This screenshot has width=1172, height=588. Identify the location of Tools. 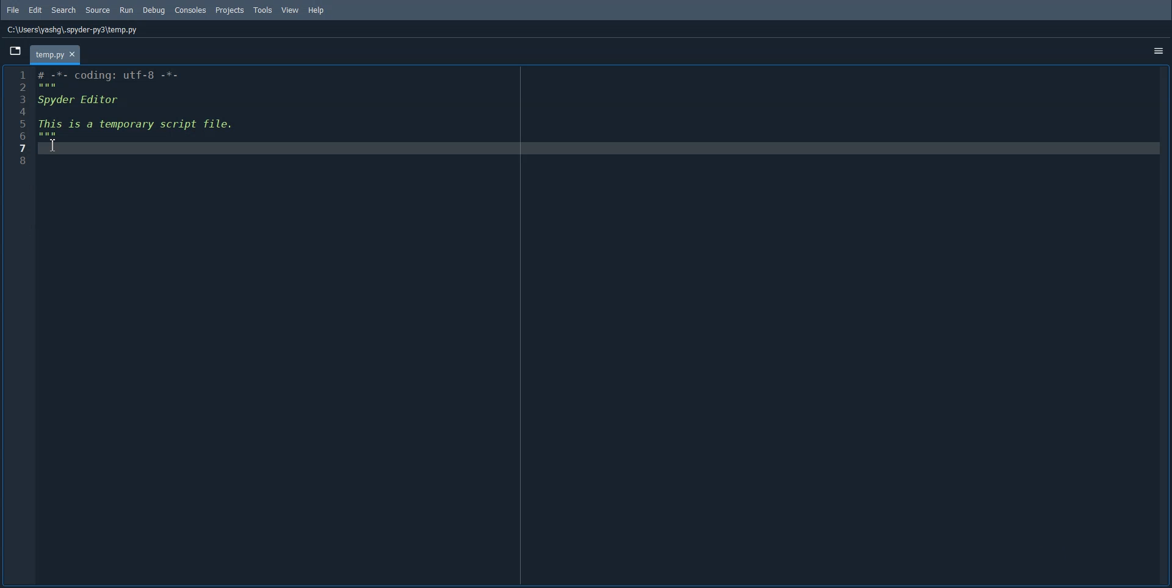
(265, 10).